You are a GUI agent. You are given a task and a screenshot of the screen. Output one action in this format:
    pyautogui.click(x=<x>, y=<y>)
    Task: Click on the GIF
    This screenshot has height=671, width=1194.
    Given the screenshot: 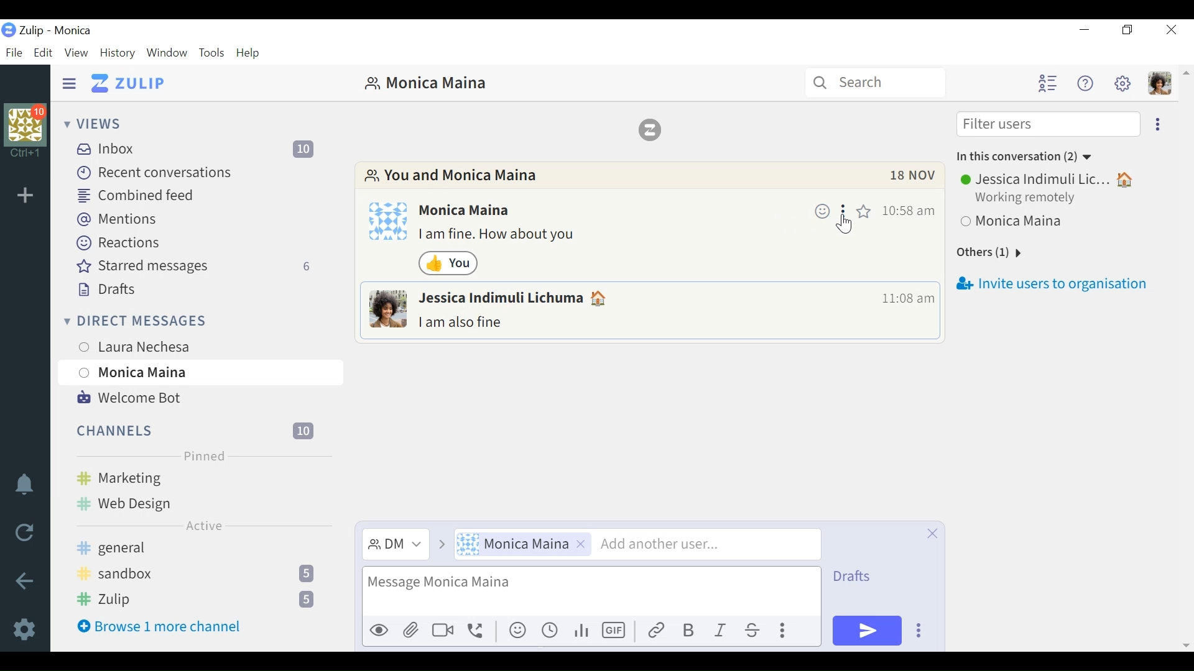 What is the action you would take?
    pyautogui.click(x=615, y=630)
    